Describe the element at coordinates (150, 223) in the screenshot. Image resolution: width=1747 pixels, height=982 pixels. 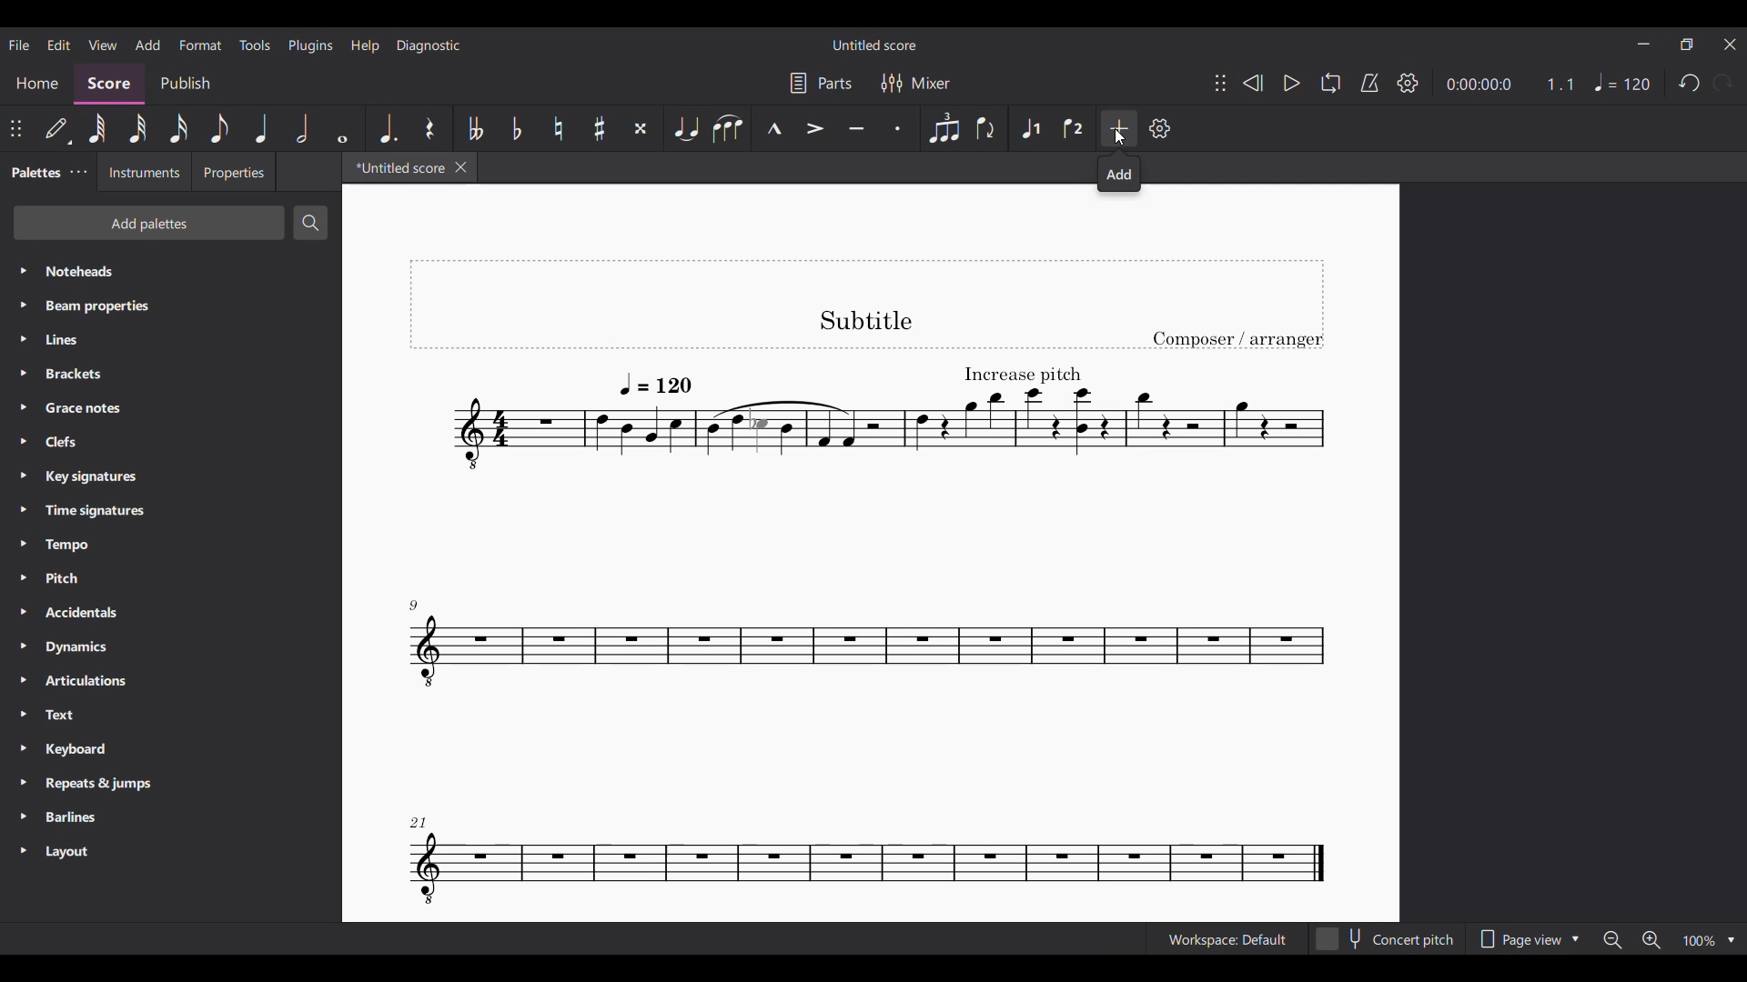
I see `Add palettes` at that location.